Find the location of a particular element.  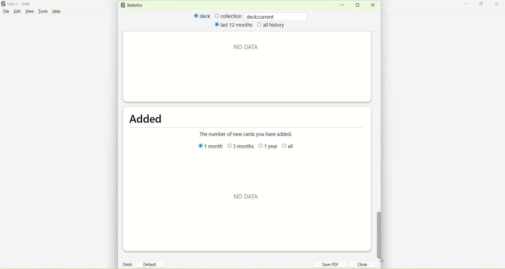

statistics is located at coordinates (133, 5).